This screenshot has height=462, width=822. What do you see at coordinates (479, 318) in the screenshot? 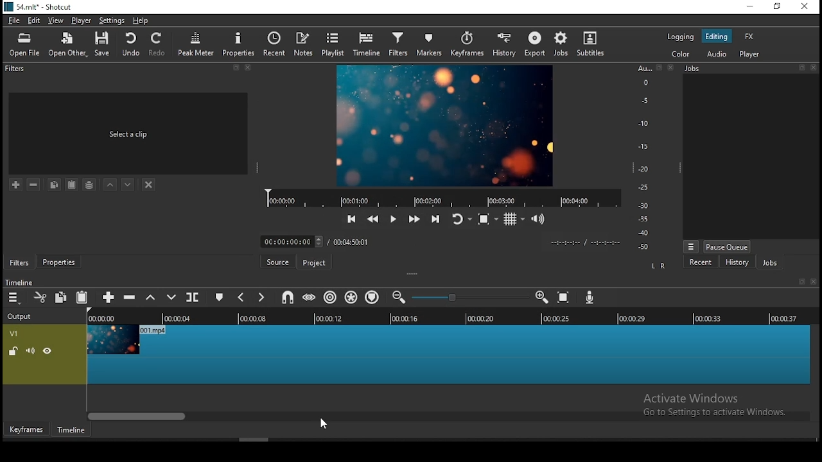
I see `00:00:20` at bounding box center [479, 318].